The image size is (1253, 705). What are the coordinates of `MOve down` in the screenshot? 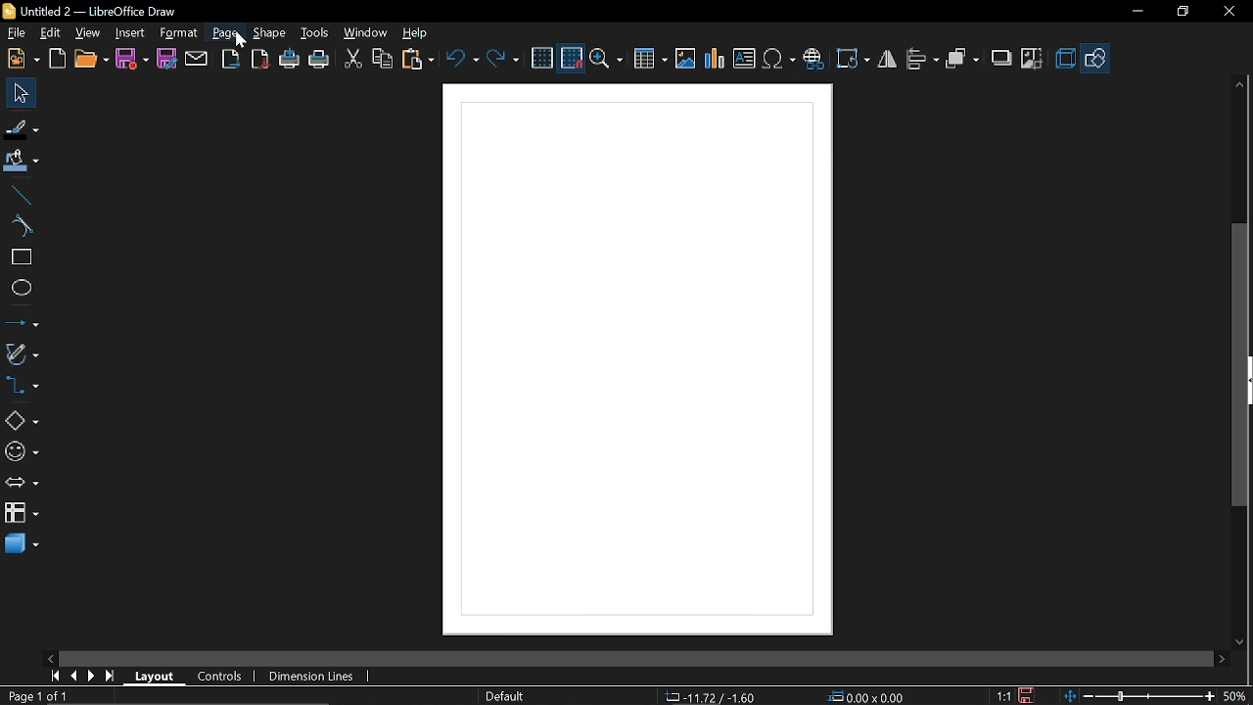 It's located at (1237, 640).